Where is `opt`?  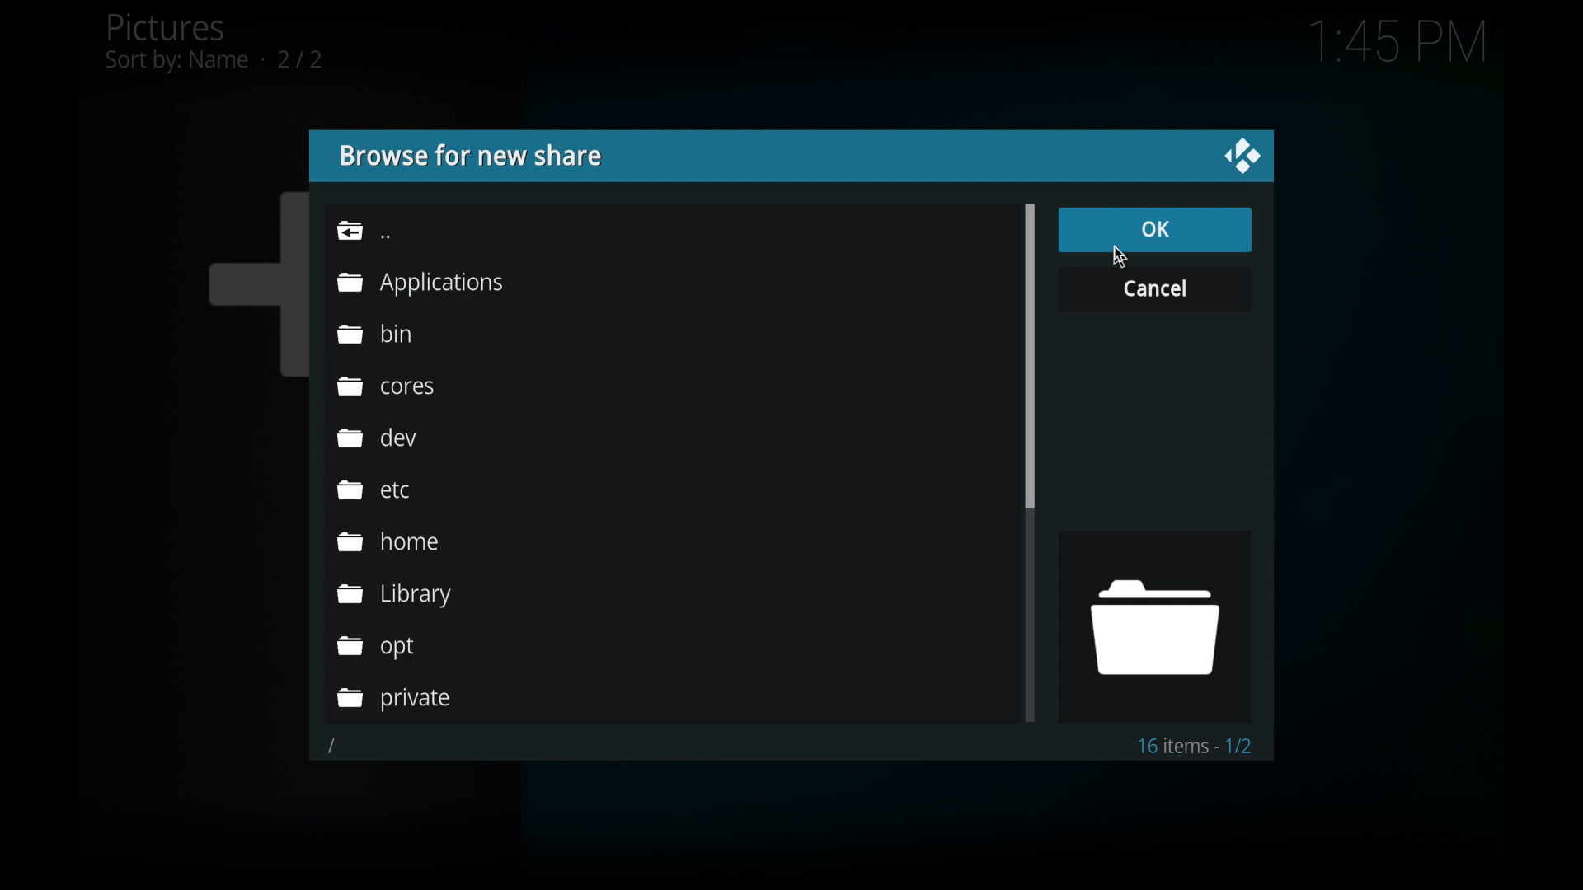 opt is located at coordinates (377, 647).